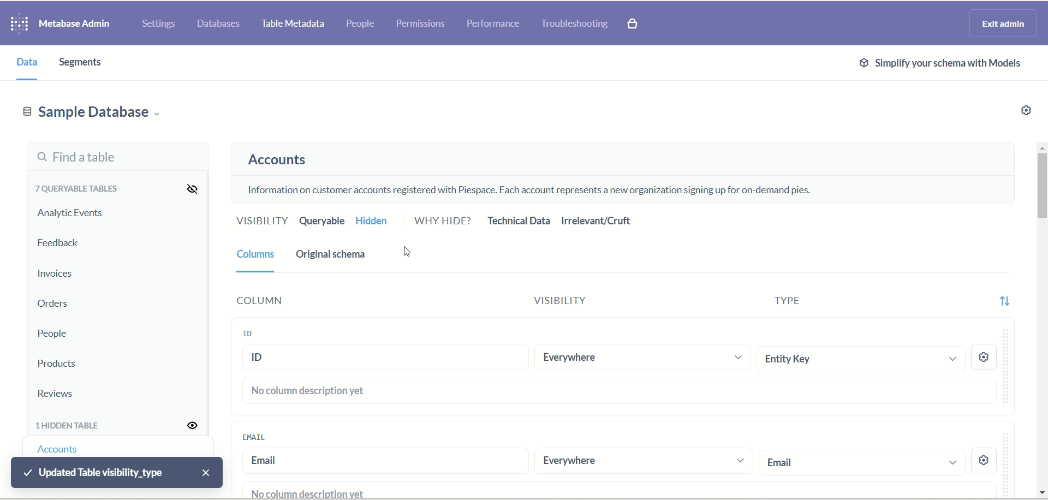  Describe the element at coordinates (159, 25) in the screenshot. I see `settings` at that location.